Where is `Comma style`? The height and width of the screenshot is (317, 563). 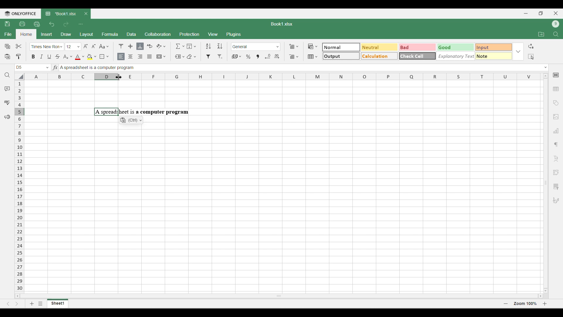
Comma style is located at coordinates (258, 57).